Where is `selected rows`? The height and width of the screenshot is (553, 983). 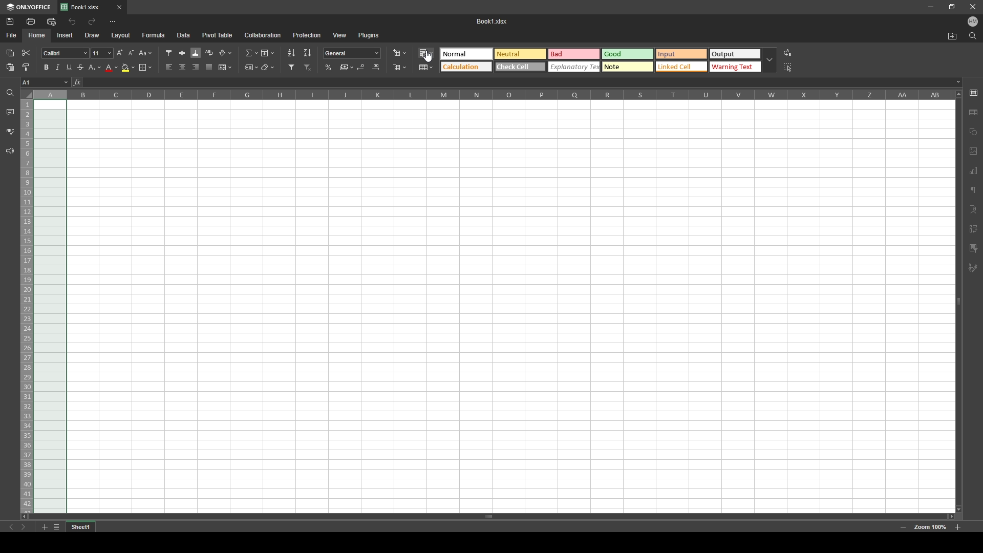
selected rows is located at coordinates (26, 307).